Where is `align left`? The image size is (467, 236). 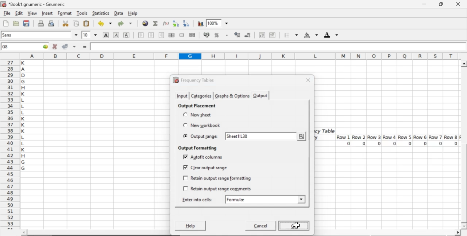
align left is located at coordinates (141, 34).